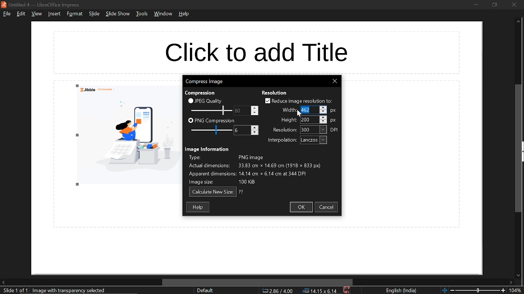 Image resolution: width=524 pixels, height=294 pixels. Describe the element at coordinates (199, 93) in the screenshot. I see `compression` at that location.